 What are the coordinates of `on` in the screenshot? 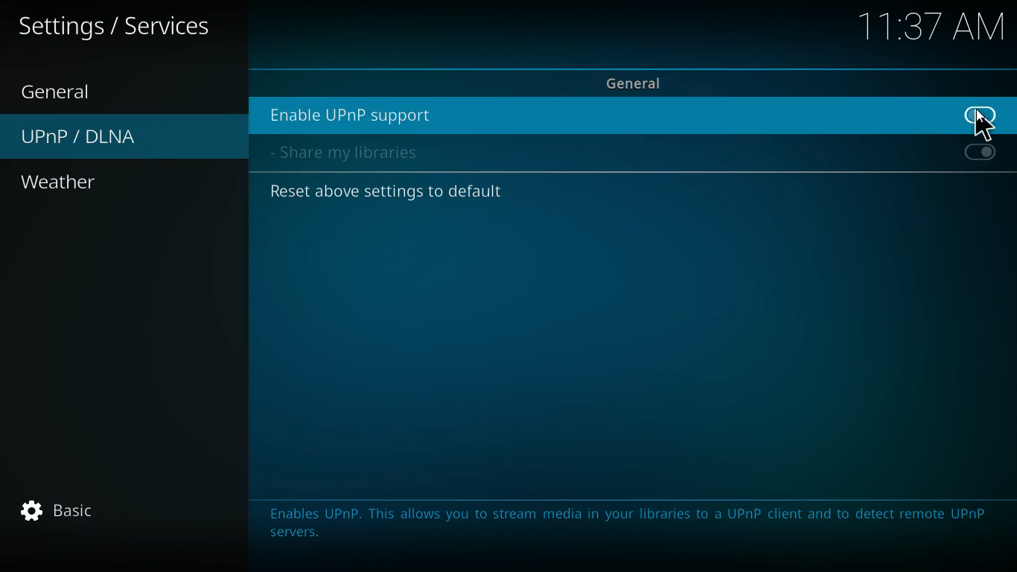 It's located at (978, 154).